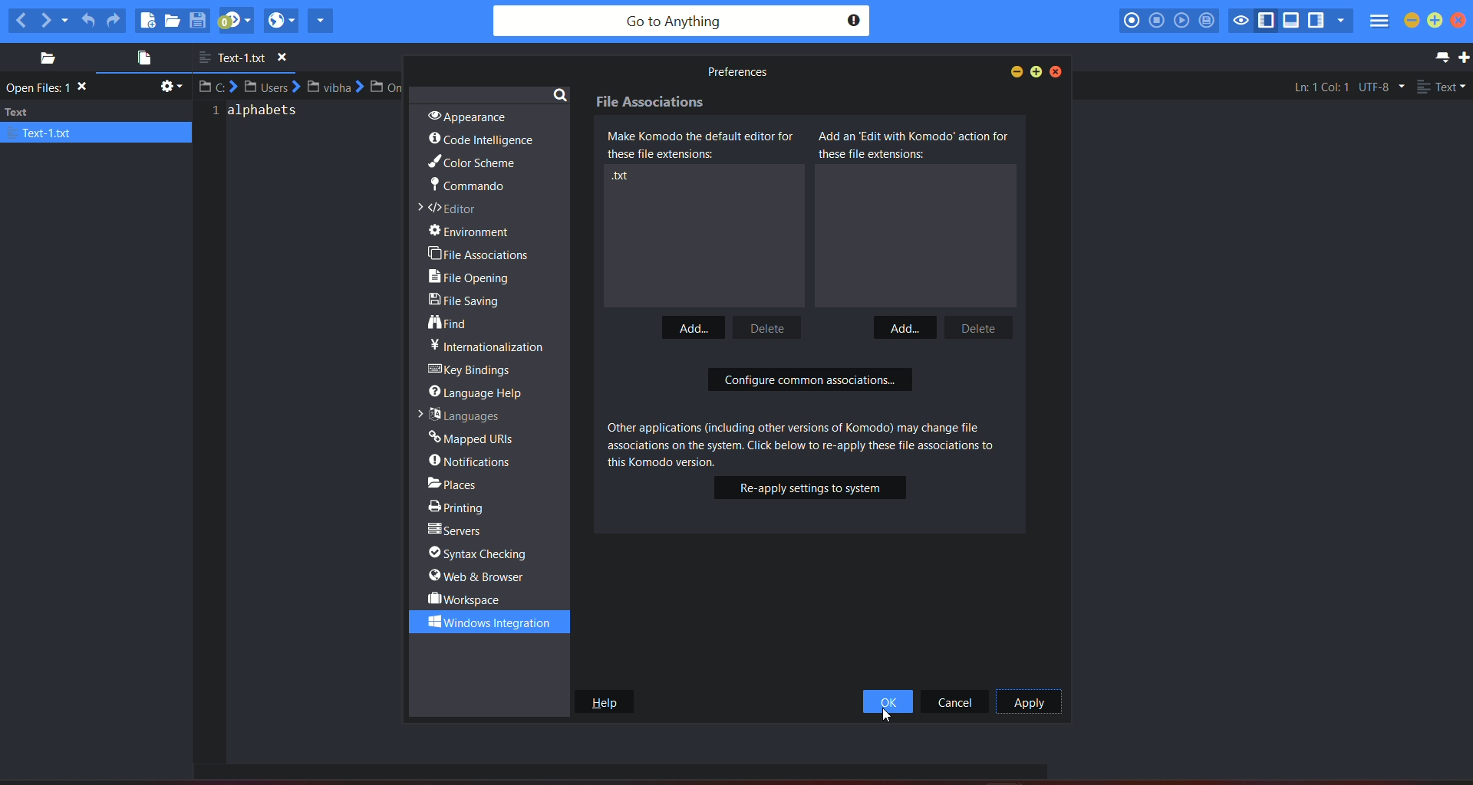  I want to click on delete, so click(772, 327).